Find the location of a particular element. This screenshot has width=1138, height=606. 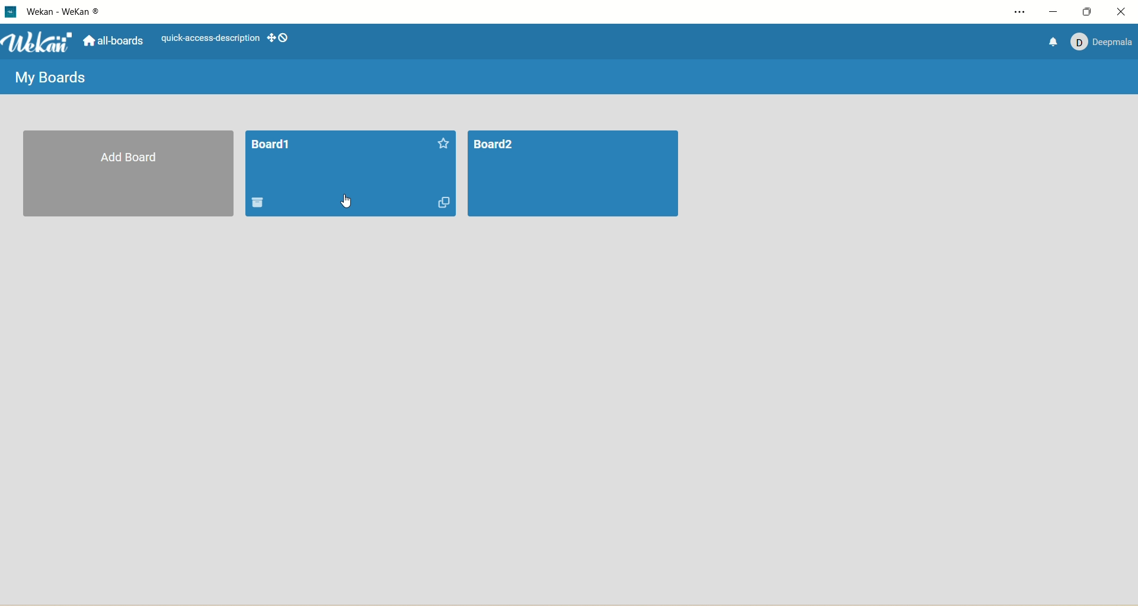

title is located at coordinates (66, 13).